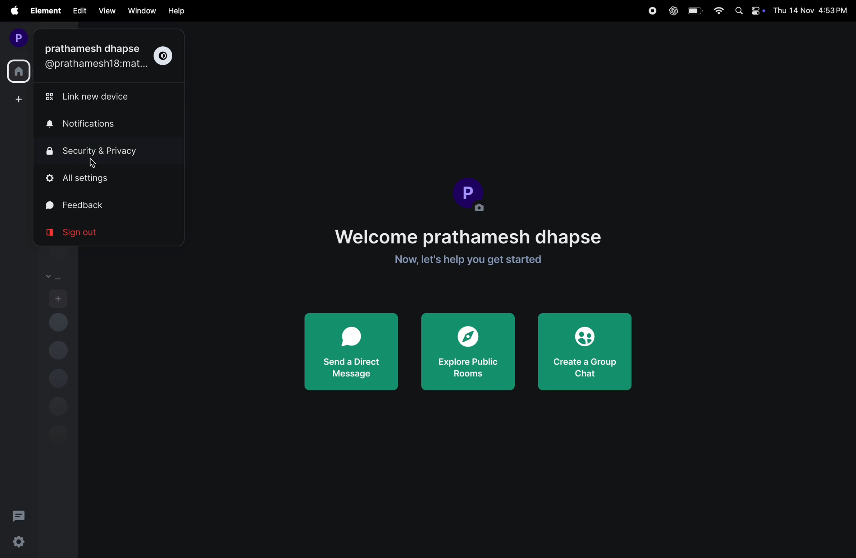 The width and height of the screenshot is (856, 558). Describe the element at coordinates (755, 10) in the screenshot. I see `apple widgets` at that location.